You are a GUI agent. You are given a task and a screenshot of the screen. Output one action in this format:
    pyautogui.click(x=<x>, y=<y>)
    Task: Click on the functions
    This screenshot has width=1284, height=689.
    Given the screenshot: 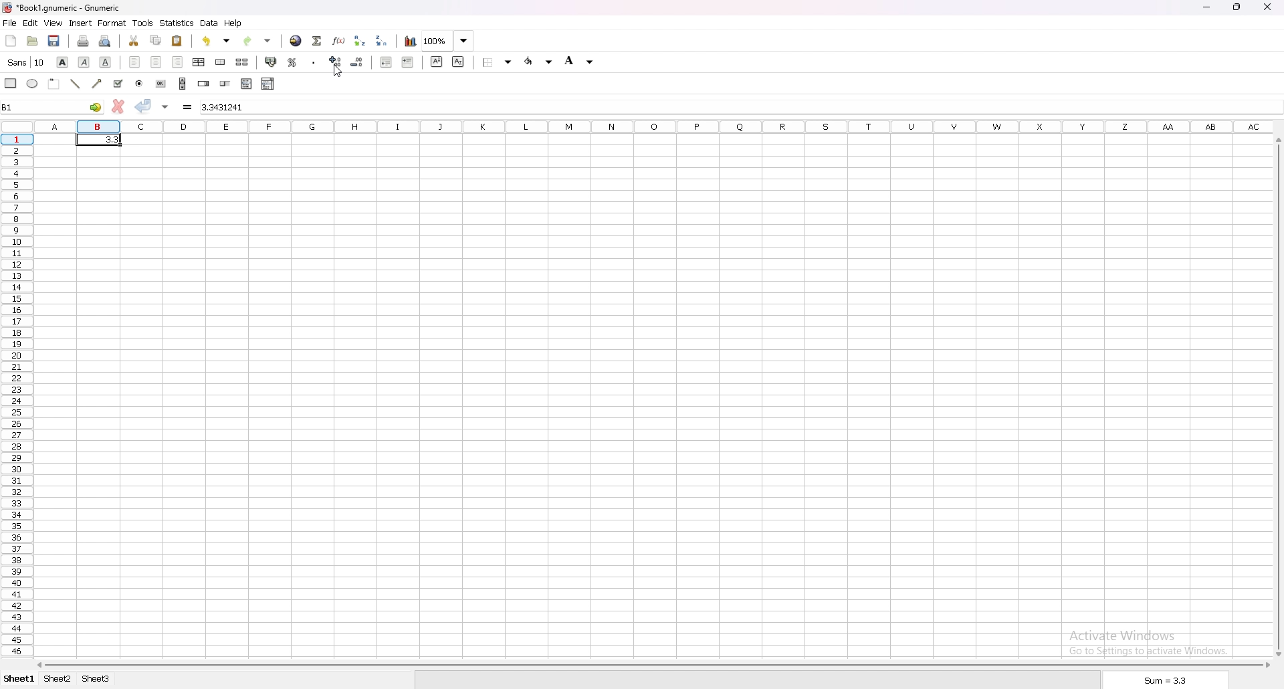 What is the action you would take?
    pyautogui.click(x=339, y=41)
    